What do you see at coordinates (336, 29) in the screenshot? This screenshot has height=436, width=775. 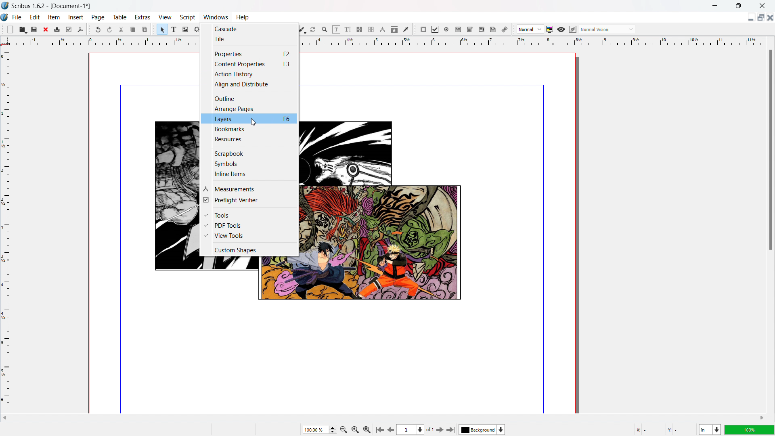 I see `edit contents of the frame` at bounding box center [336, 29].